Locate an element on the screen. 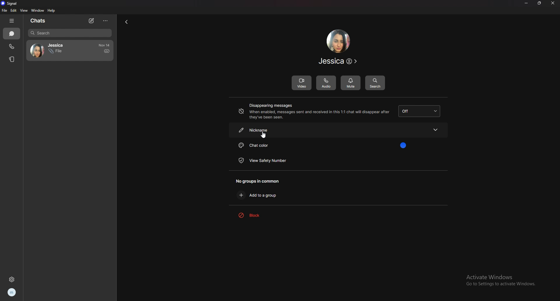 This screenshot has width=560, height=301. window is located at coordinates (38, 10).